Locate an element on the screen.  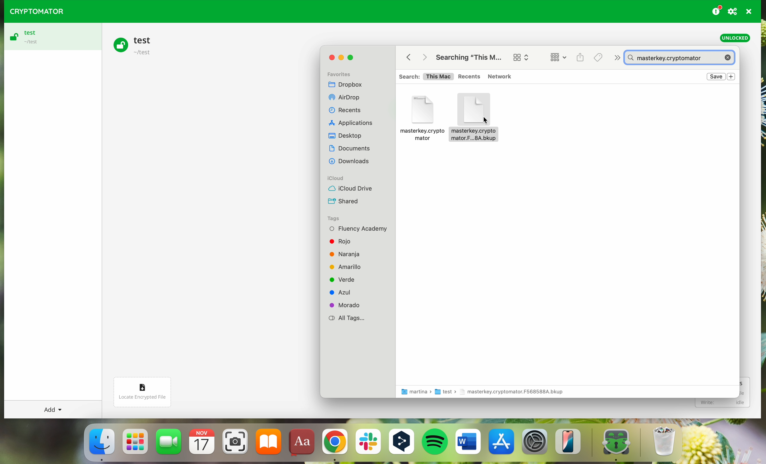
Amarillo is located at coordinates (351, 267).